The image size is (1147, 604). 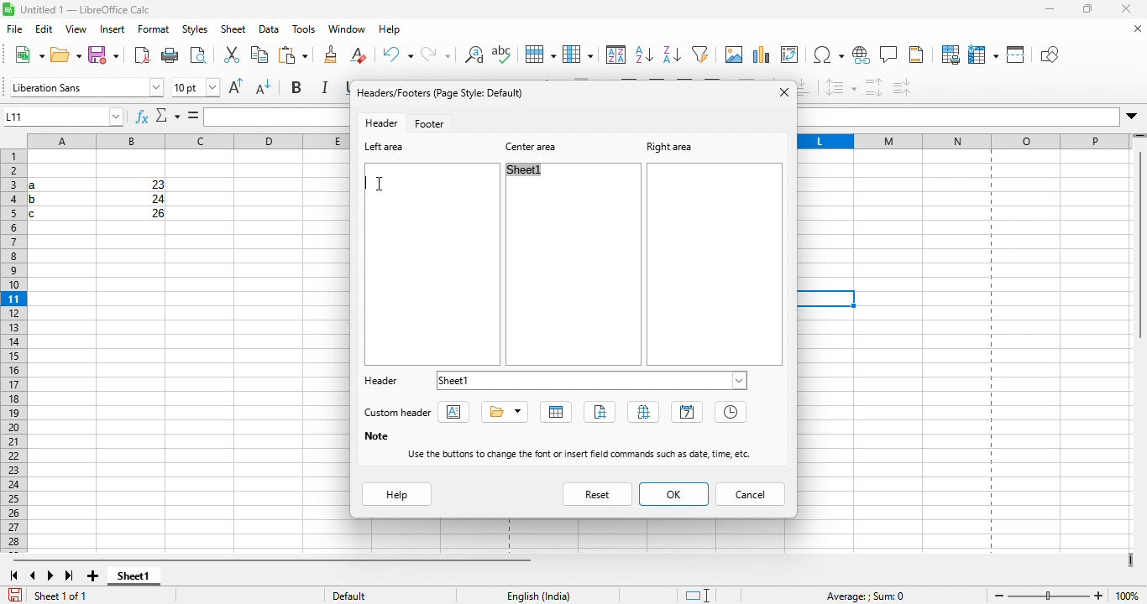 I want to click on cut, so click(x=202, y=57).